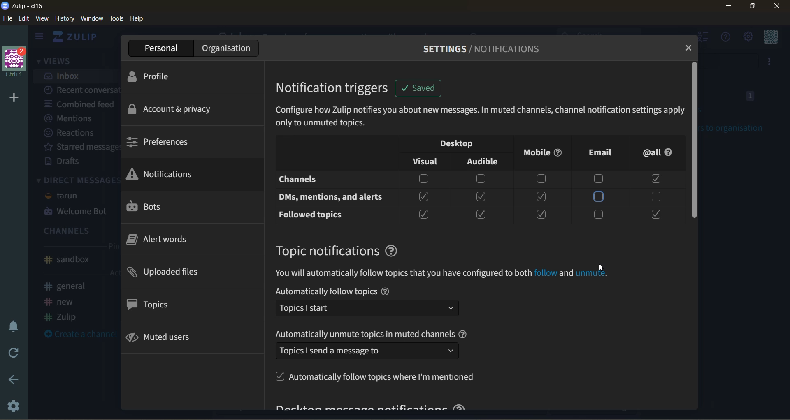 The height and width of the screenshot is (420, 790). What do you see at coordinates (427, 160) in the screenshot?
I see `visual` at bounding box center [427, 160].